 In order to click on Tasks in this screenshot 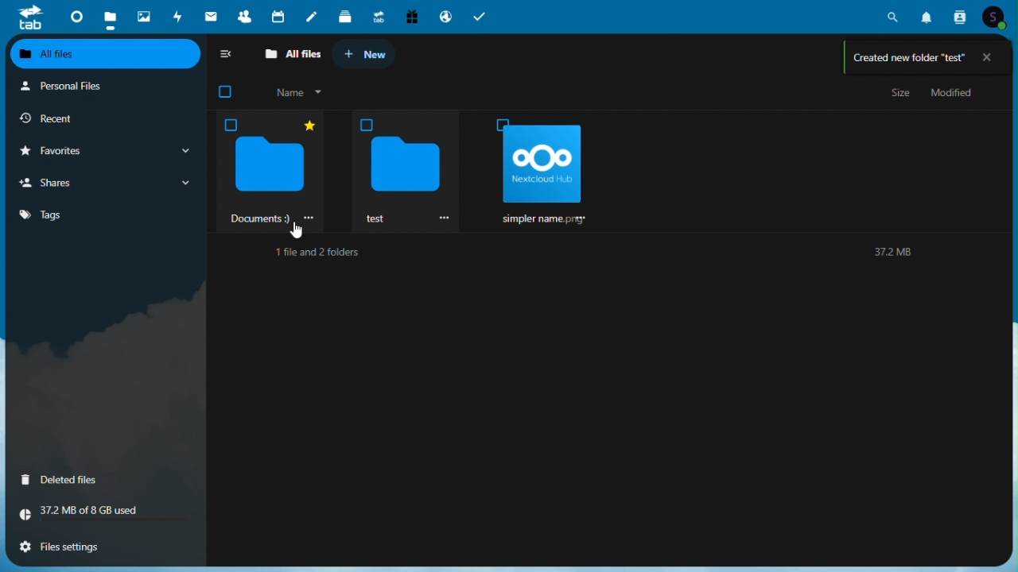, I will do `click(480, 15)`.